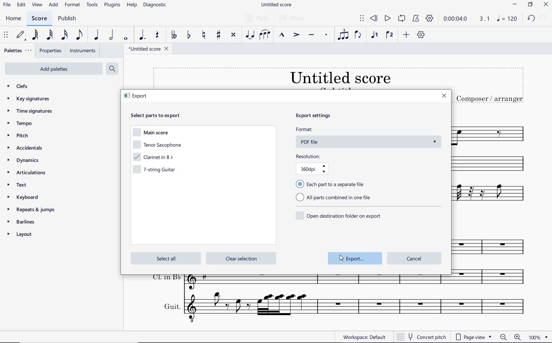 Image resolution: width=552 pixels, height=343 pixels. Describe the element at coordinates (339, 215) in the screenshot. I see `open destination folder on export` at that location.